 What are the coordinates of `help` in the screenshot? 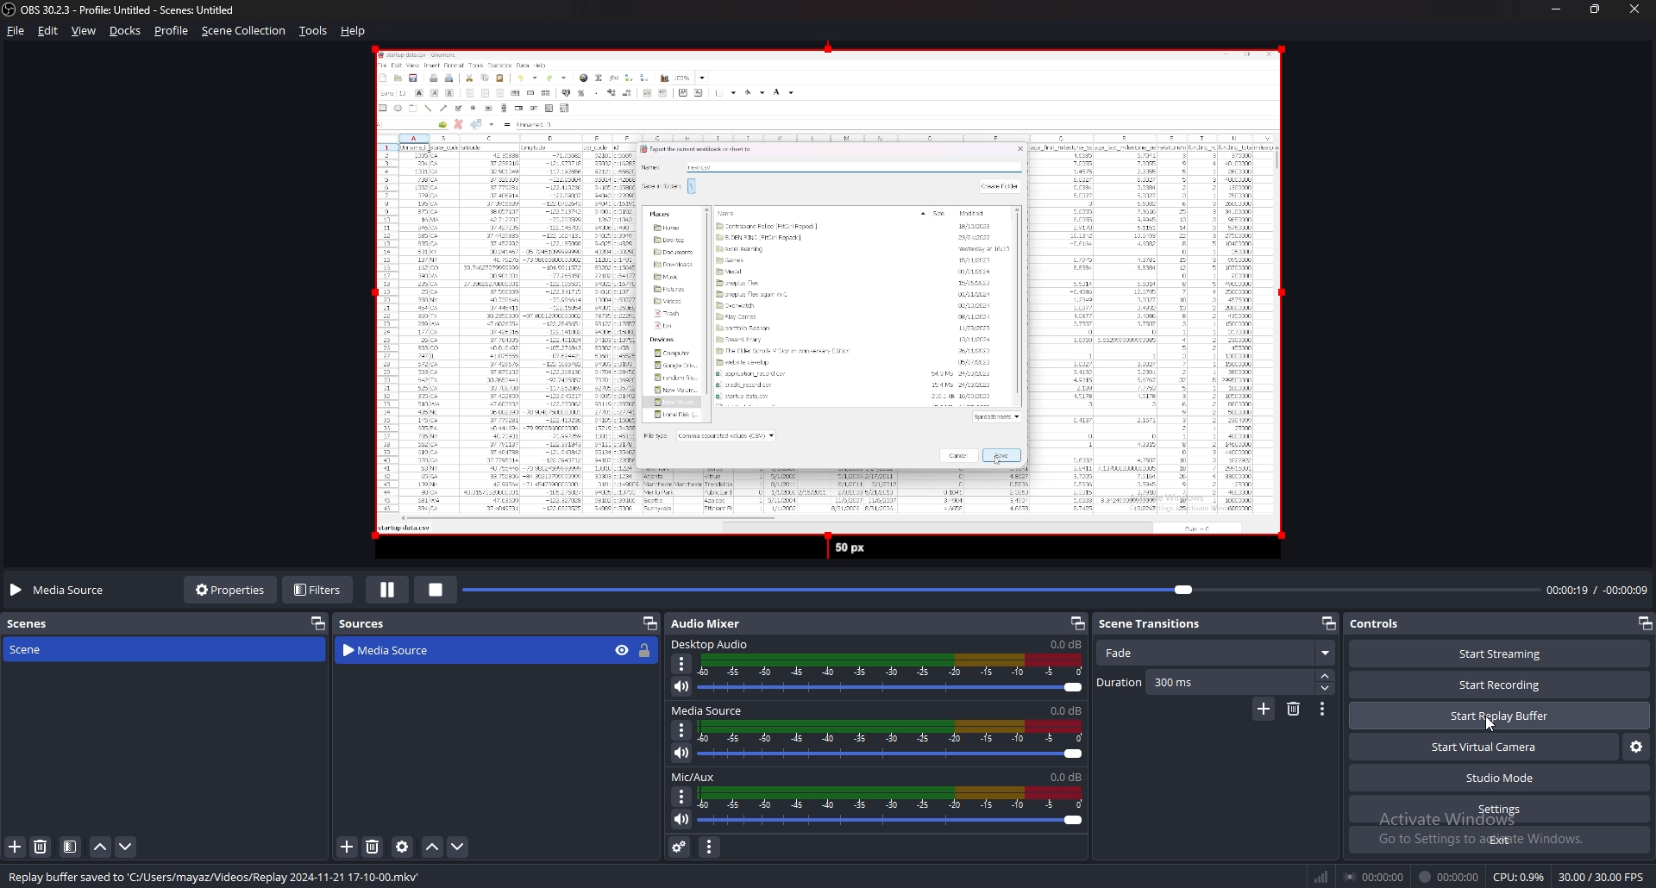 It's located at (355, 31).